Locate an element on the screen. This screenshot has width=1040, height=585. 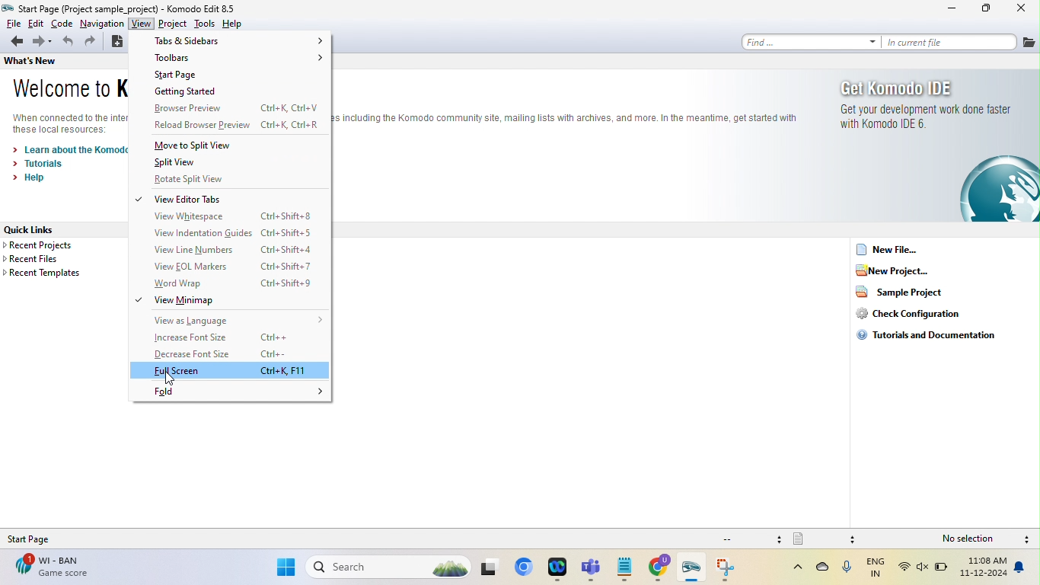
new project is located at coordinates (912, 270).